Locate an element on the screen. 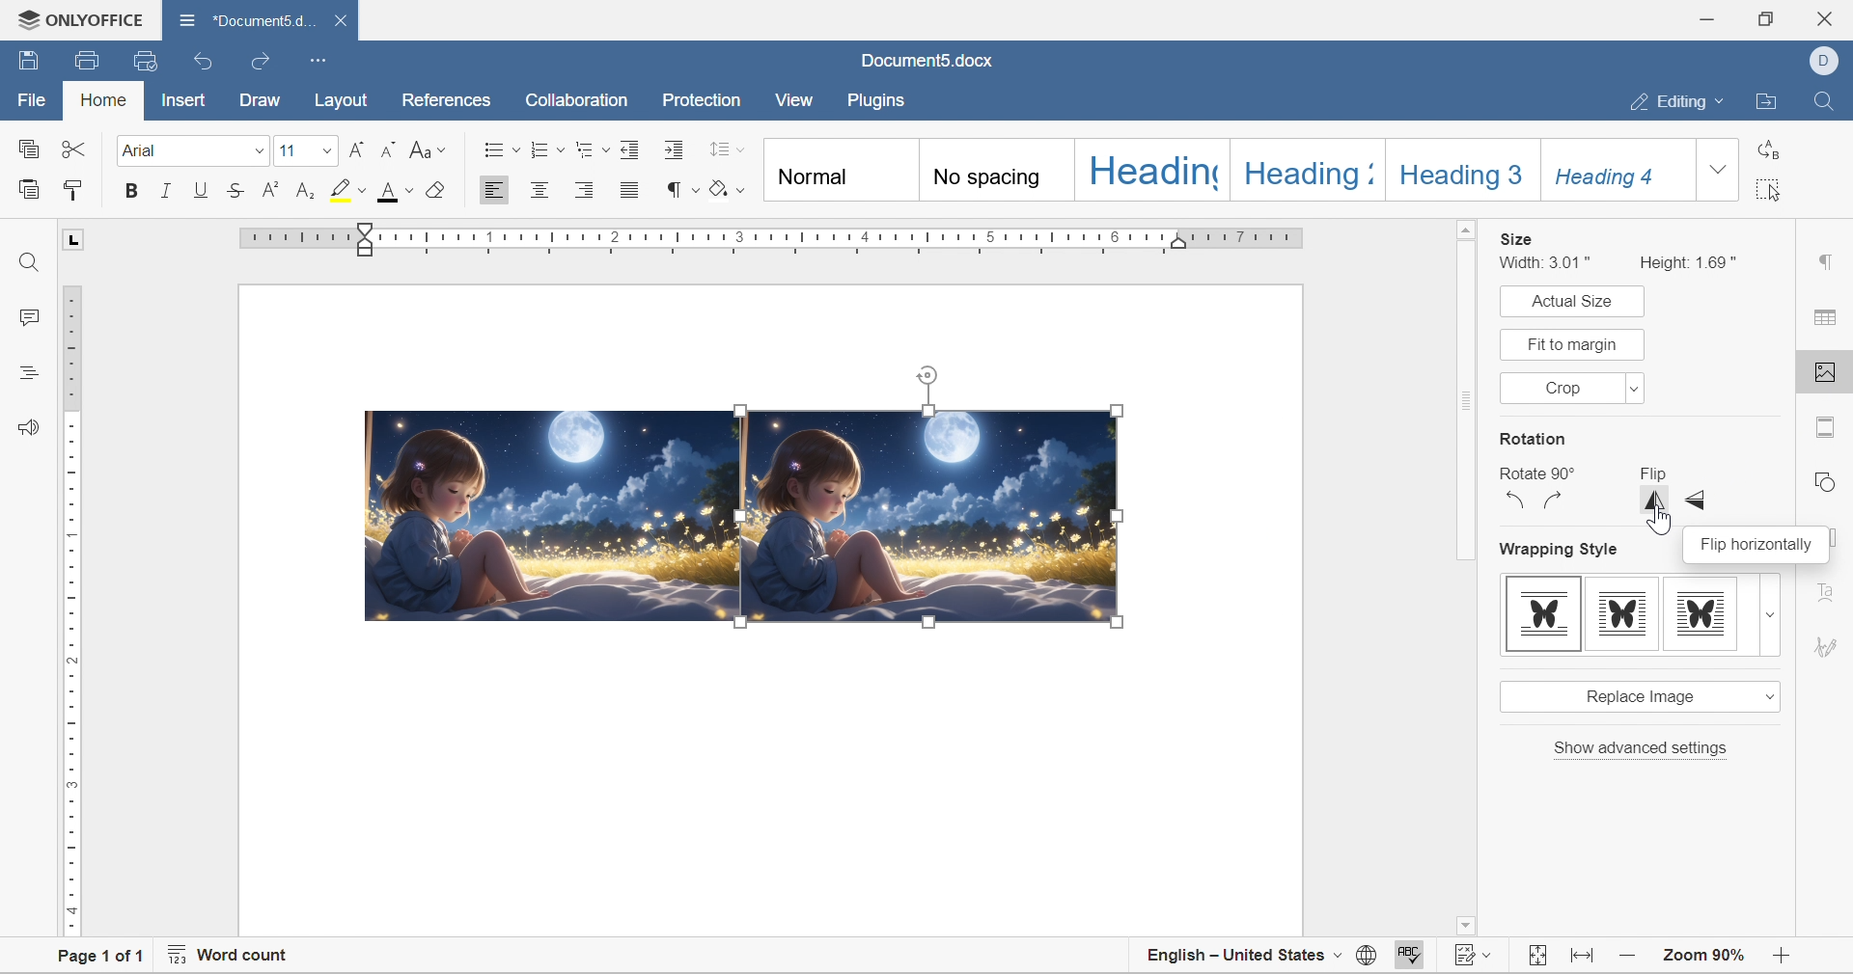  quick print is located at coordinates (150, 59).